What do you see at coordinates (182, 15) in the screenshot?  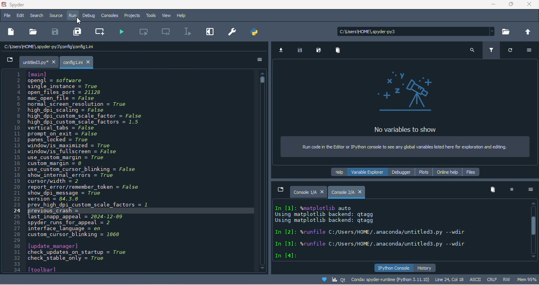 I see `help` at bounding box center [182, 15].